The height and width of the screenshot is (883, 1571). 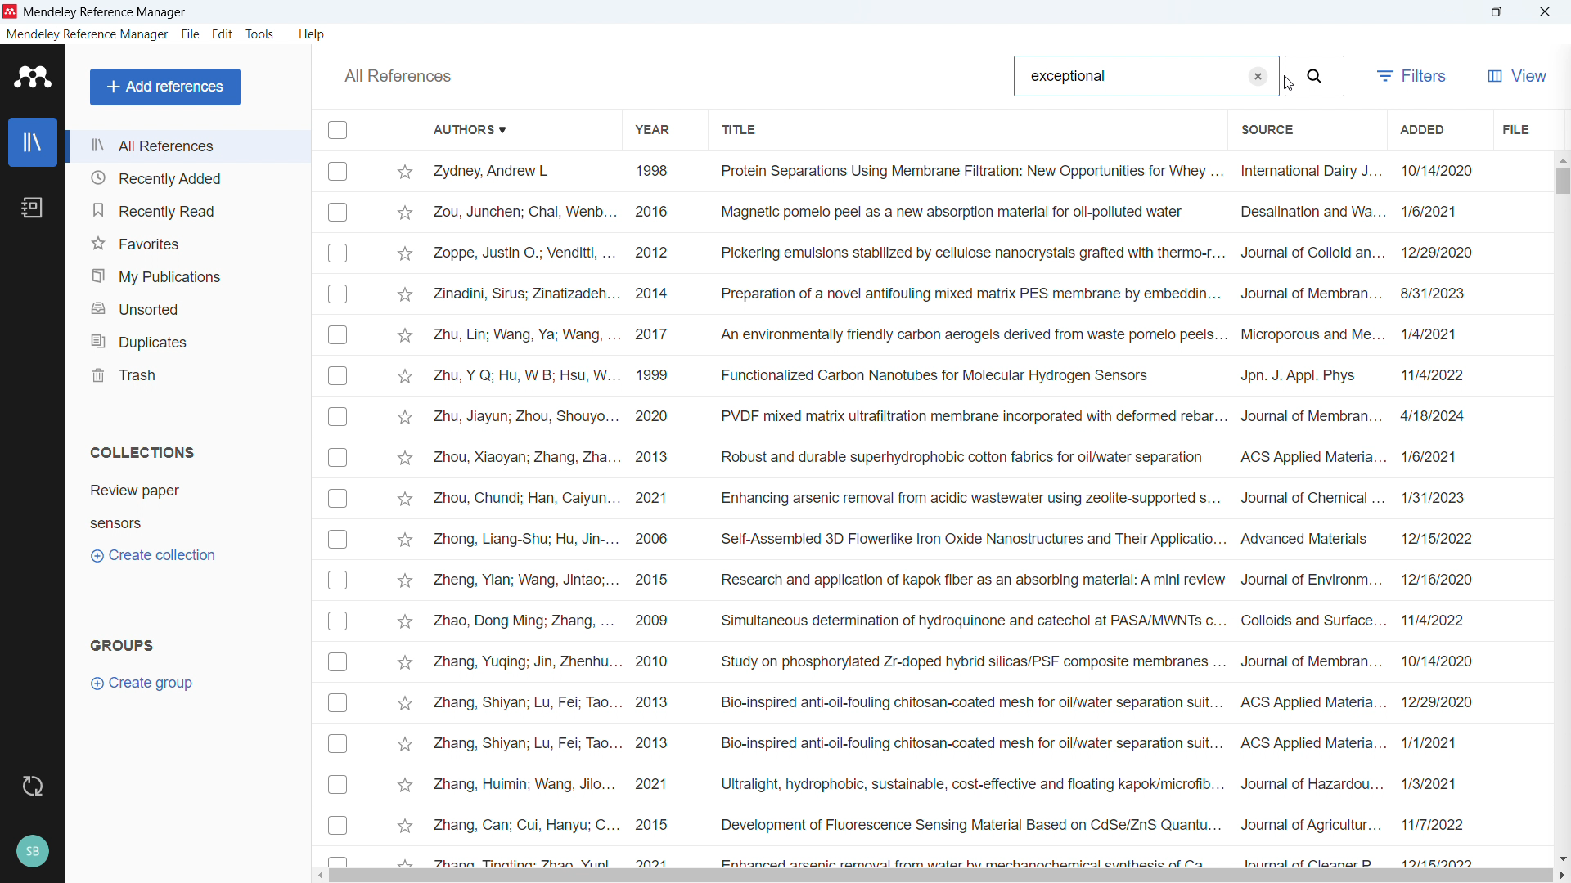 I want to click on cursor, so click(x=1286, y=85).